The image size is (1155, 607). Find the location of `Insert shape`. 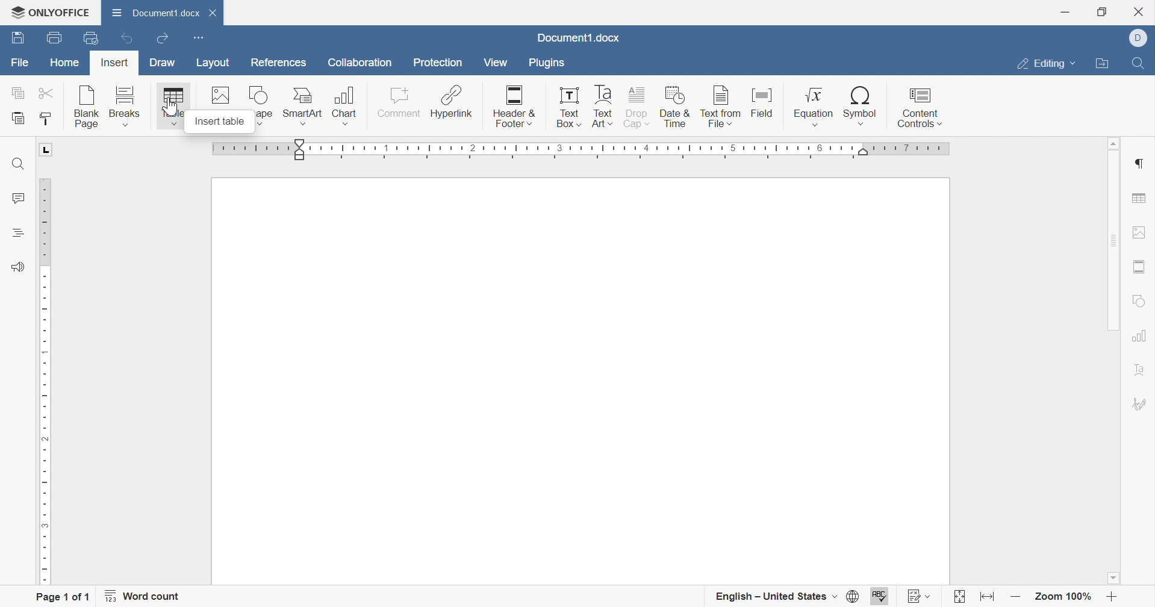

Insert shape is located at coordinates (263, 106).